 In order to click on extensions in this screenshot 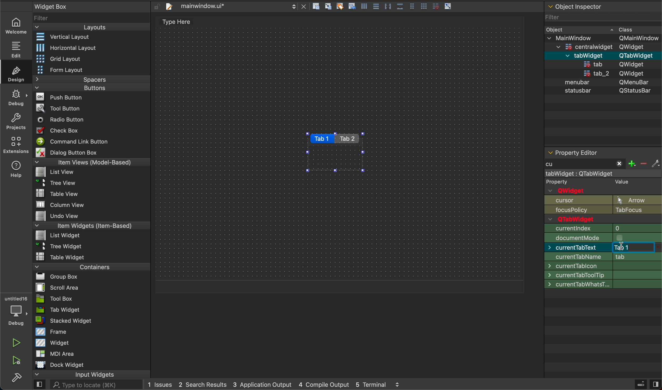, I will do `click(17, 144)`.